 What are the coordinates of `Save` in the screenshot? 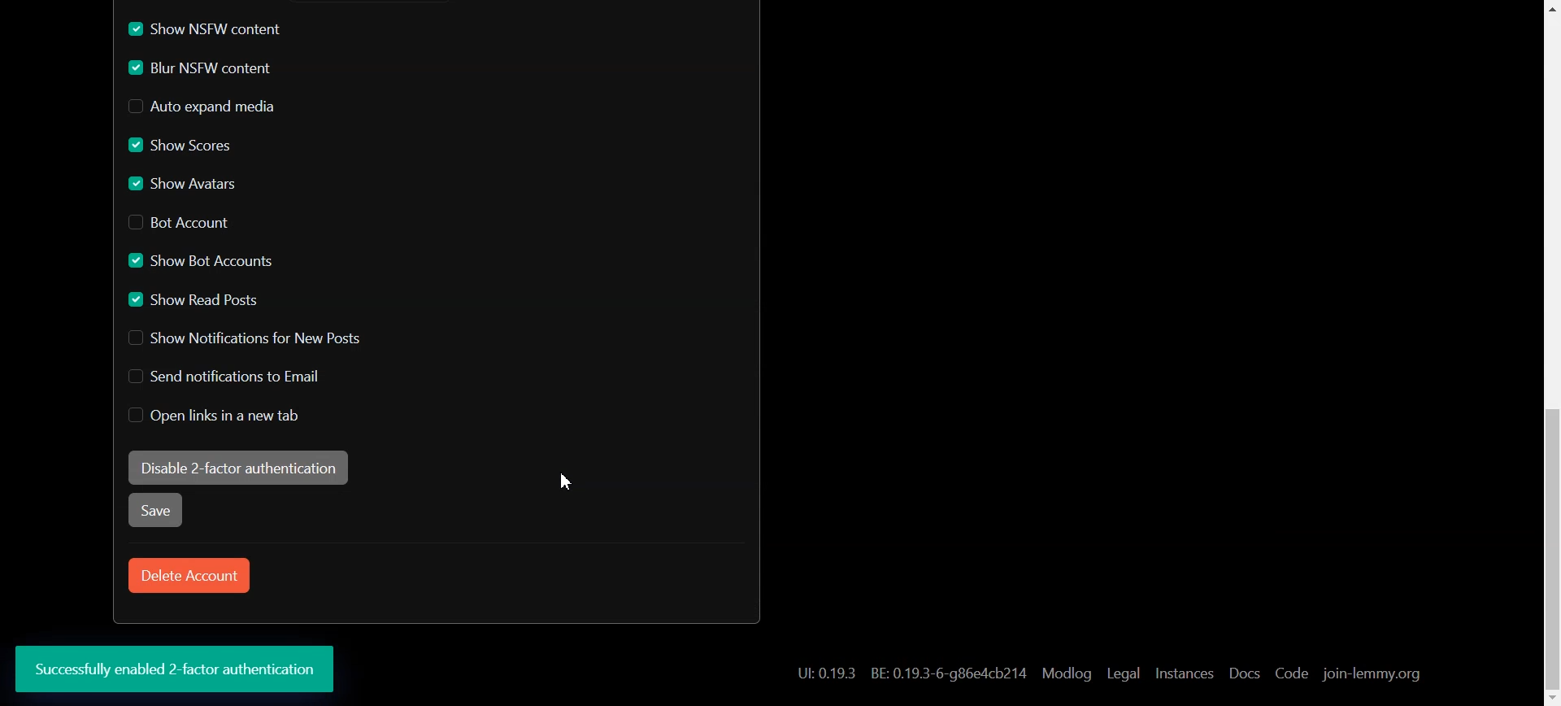 It's located at (157, 509).